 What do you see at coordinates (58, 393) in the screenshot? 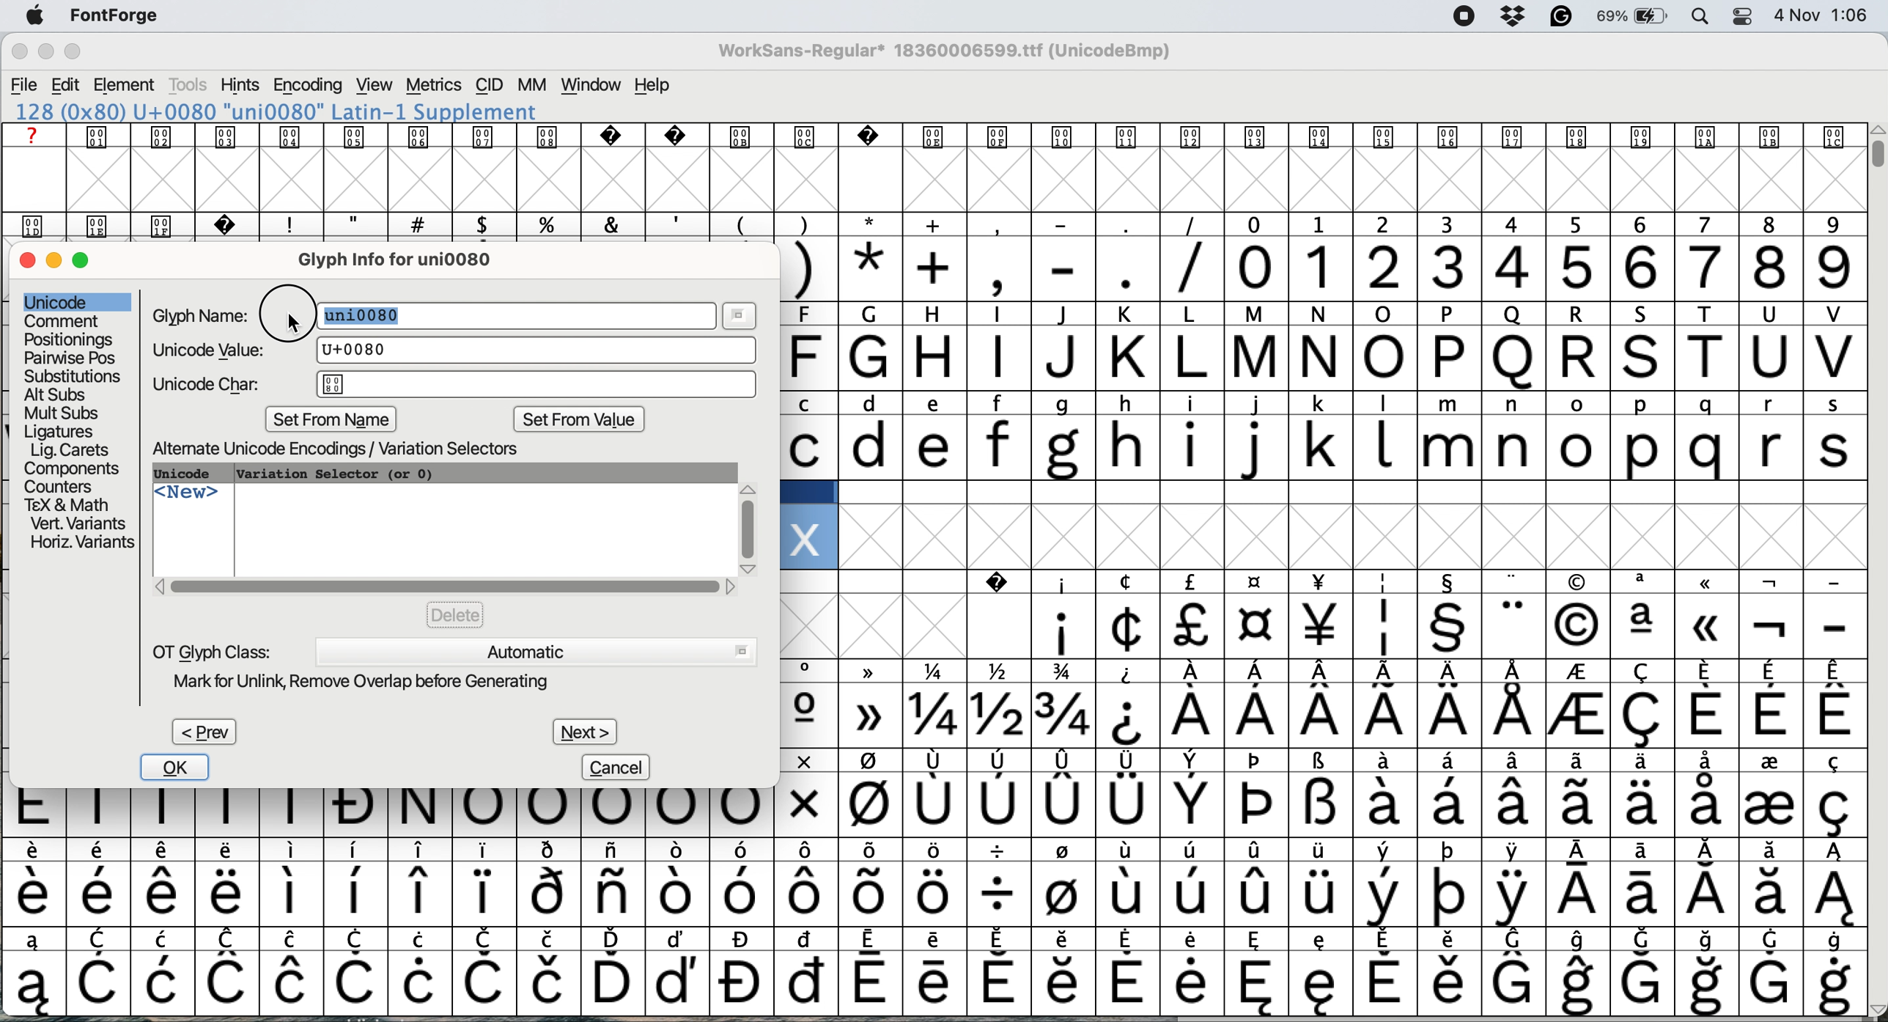
I see `alt subs` at bounding box center [58, 393].